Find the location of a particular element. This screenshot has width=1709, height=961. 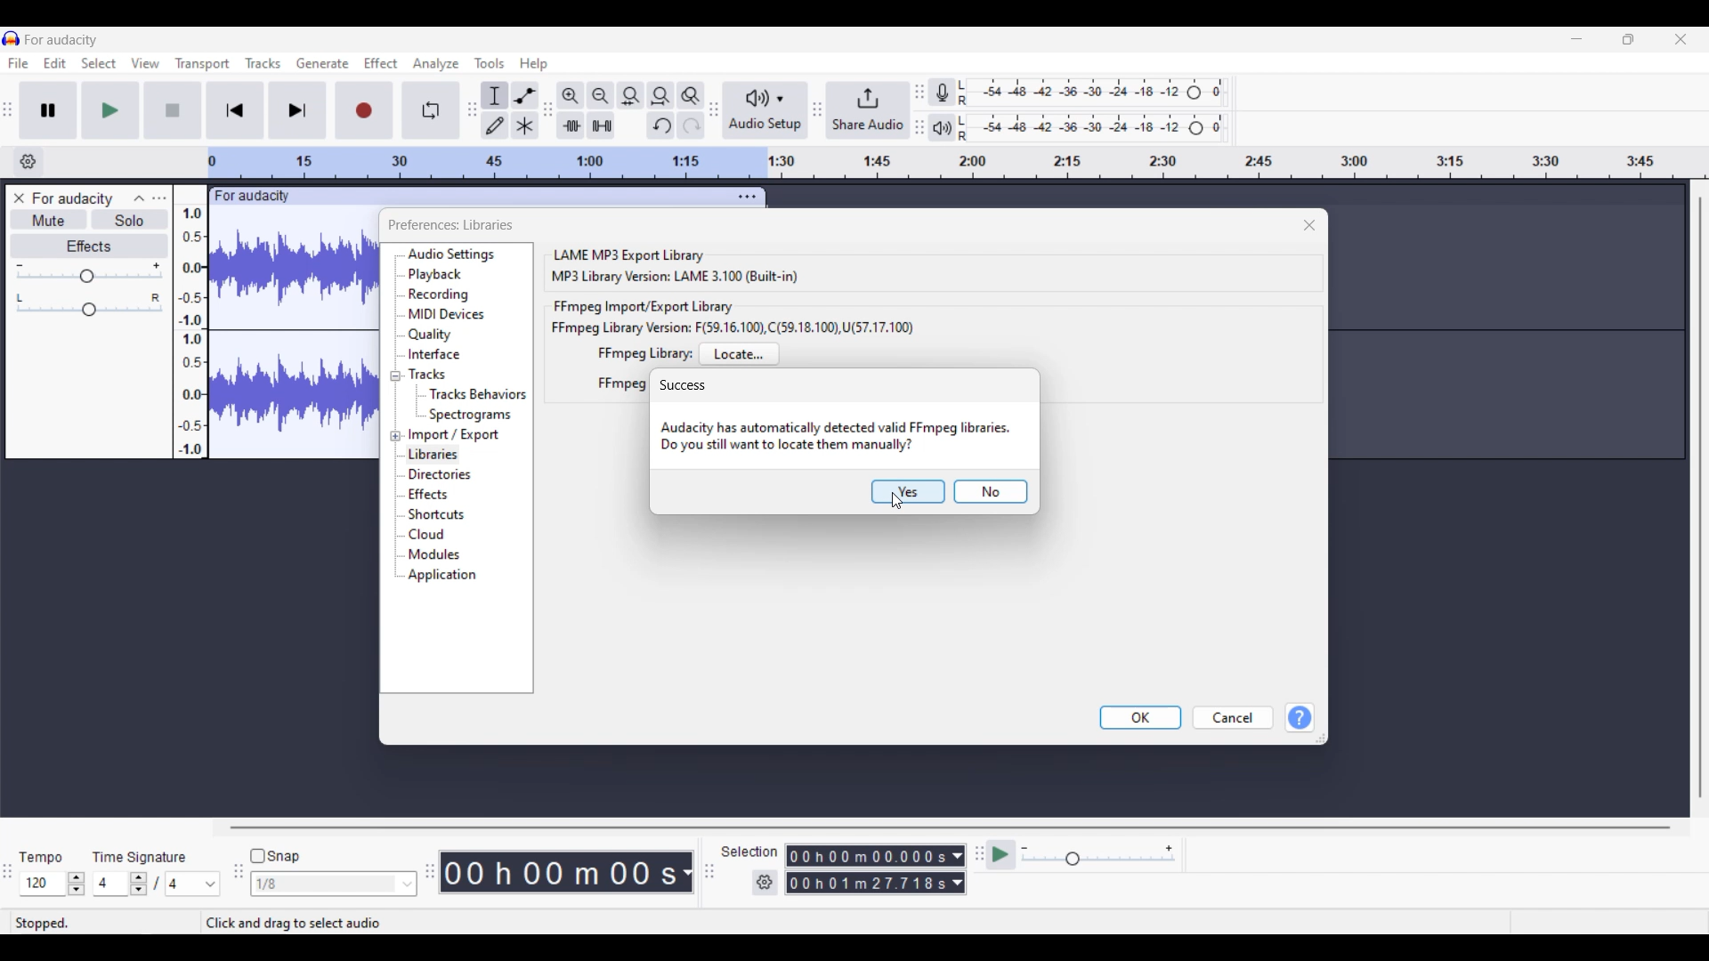

for audacity is located at coordinates (254, 197).